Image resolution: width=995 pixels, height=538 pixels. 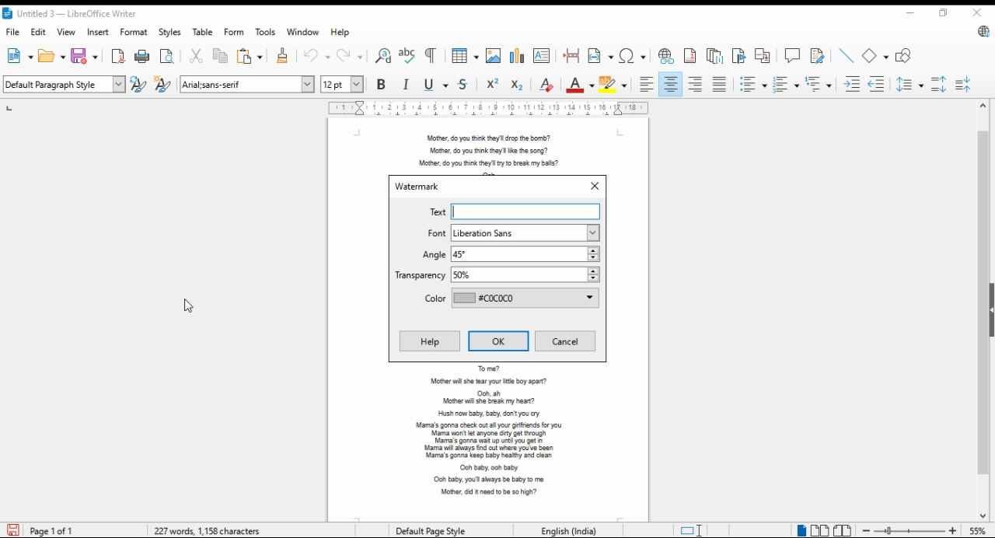 I want to click on text, so click(x=511, y=212).